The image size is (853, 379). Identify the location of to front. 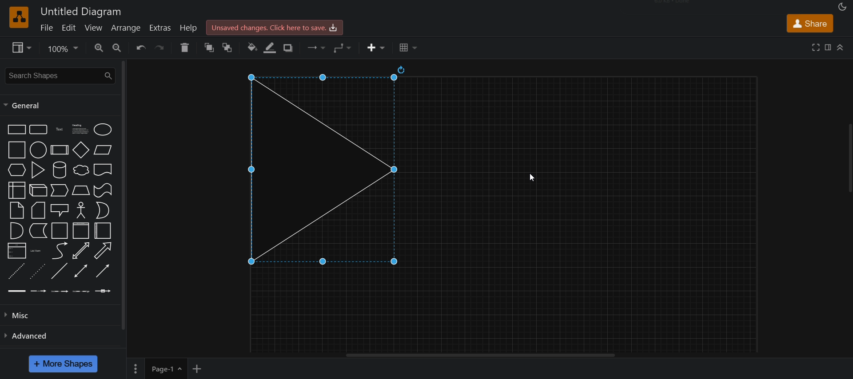
(207, 47).